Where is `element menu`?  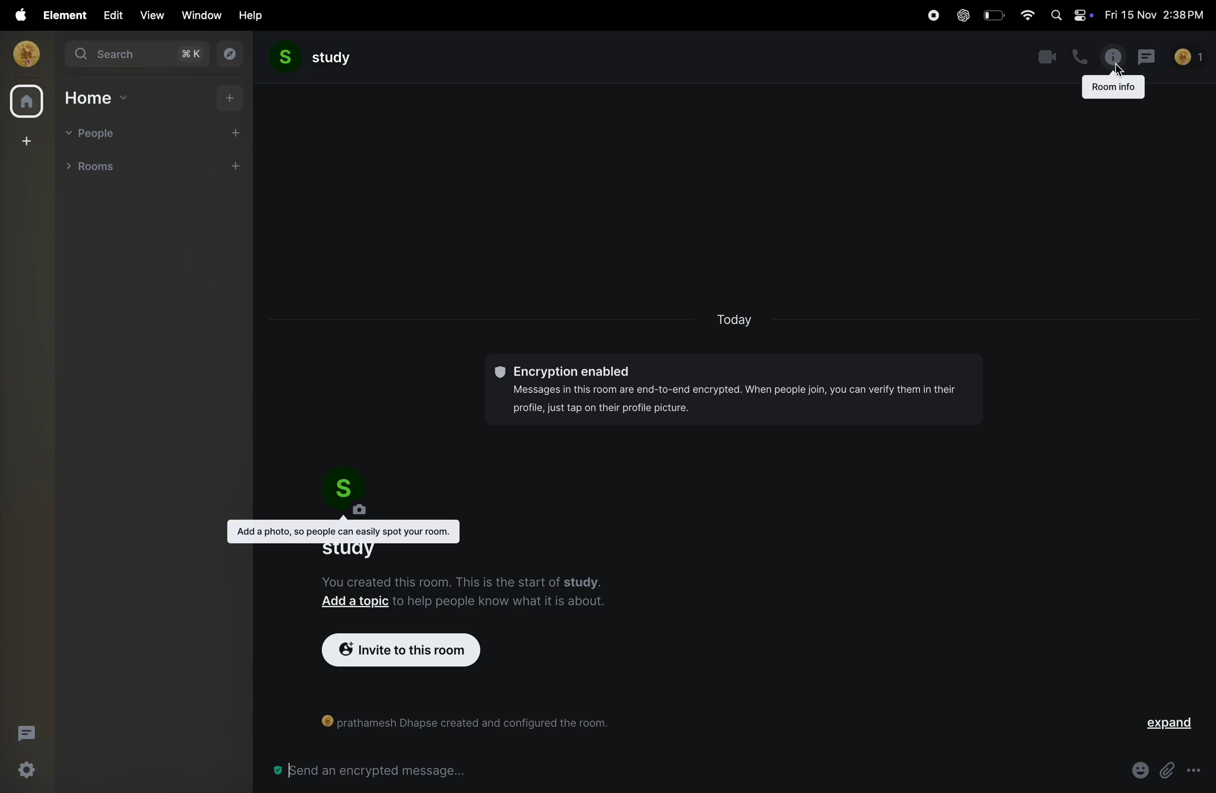 element menu is located at coordinates (62, 14).